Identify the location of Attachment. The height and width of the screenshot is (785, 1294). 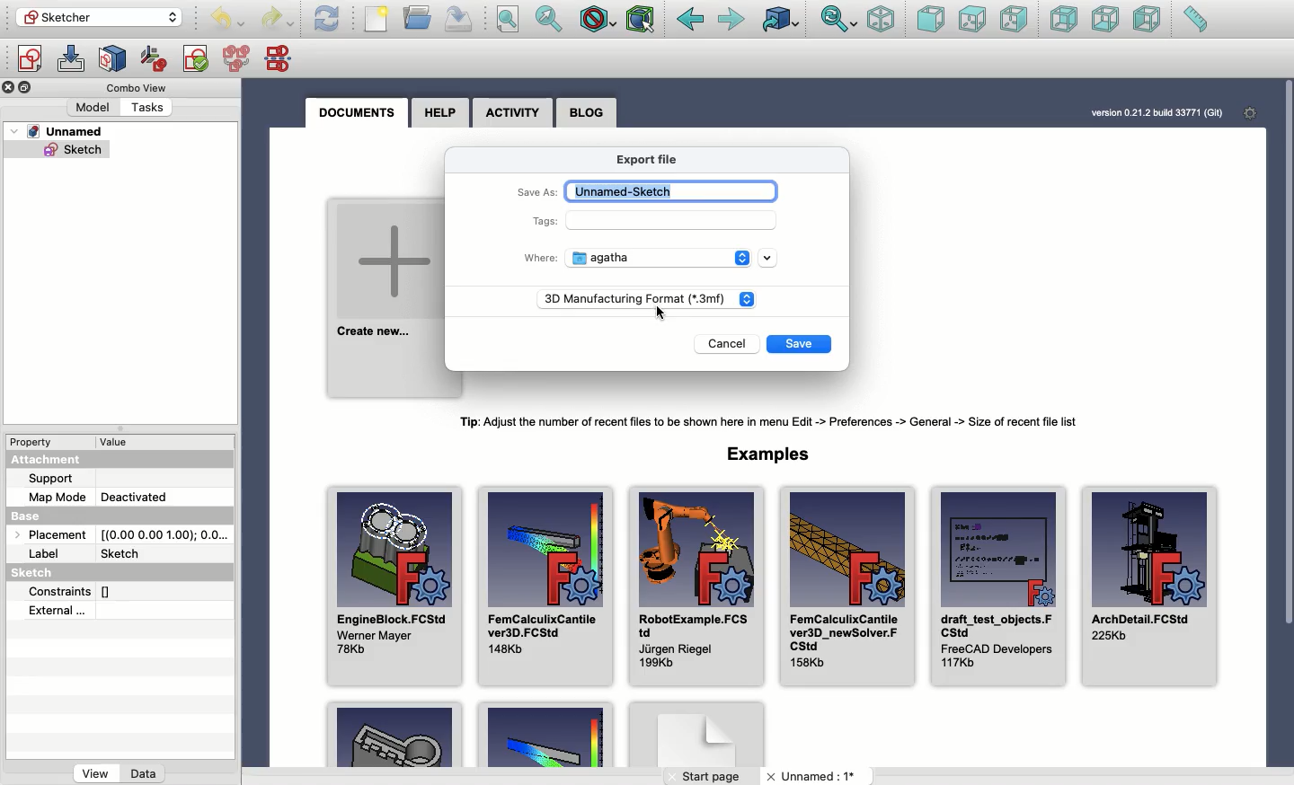
(56, 459).